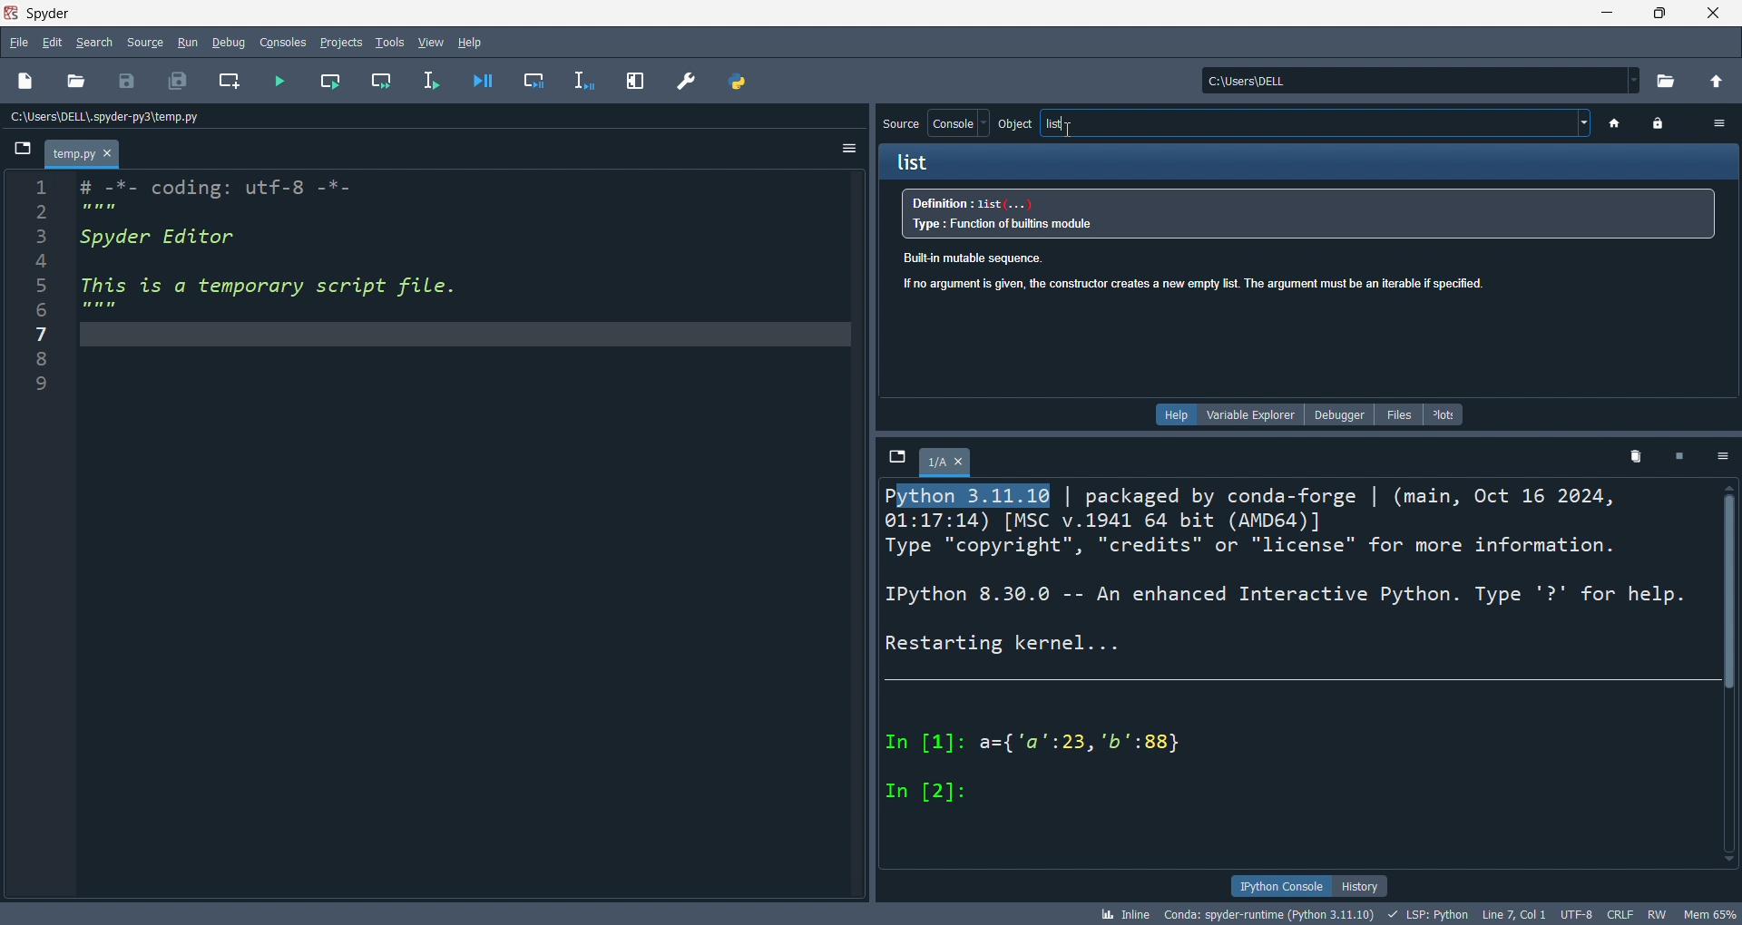 The height and width of the screenshot is (925, 1742). What do you see at coordinates (379, 82) in the screenshot?
I see `run cell and move` at bounding box center [379, 82].